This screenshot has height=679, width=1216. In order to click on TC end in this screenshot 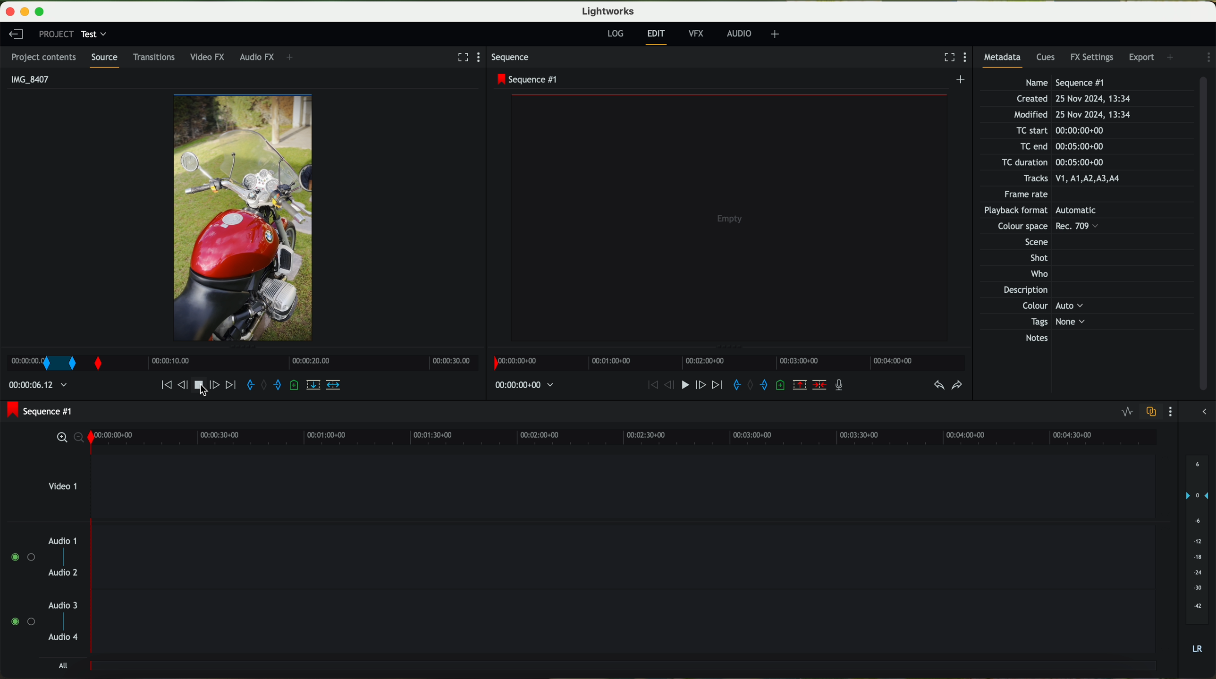, I will do `click(1074, 147)`.